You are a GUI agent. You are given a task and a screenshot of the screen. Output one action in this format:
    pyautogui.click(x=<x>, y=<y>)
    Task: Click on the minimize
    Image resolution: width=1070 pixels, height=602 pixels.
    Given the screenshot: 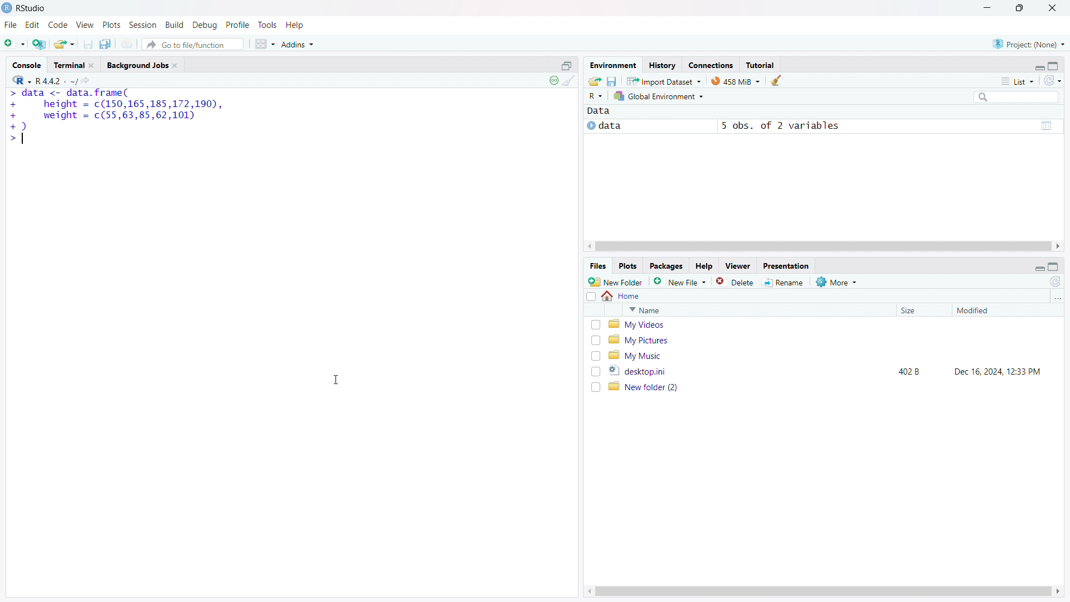 What is the action you would take?
    pyautogui.click(x=985, y=8)
    